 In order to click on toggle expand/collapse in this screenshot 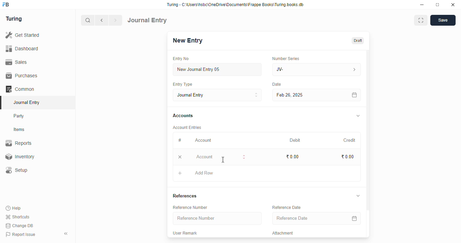, I will do `click(358, 196)`.